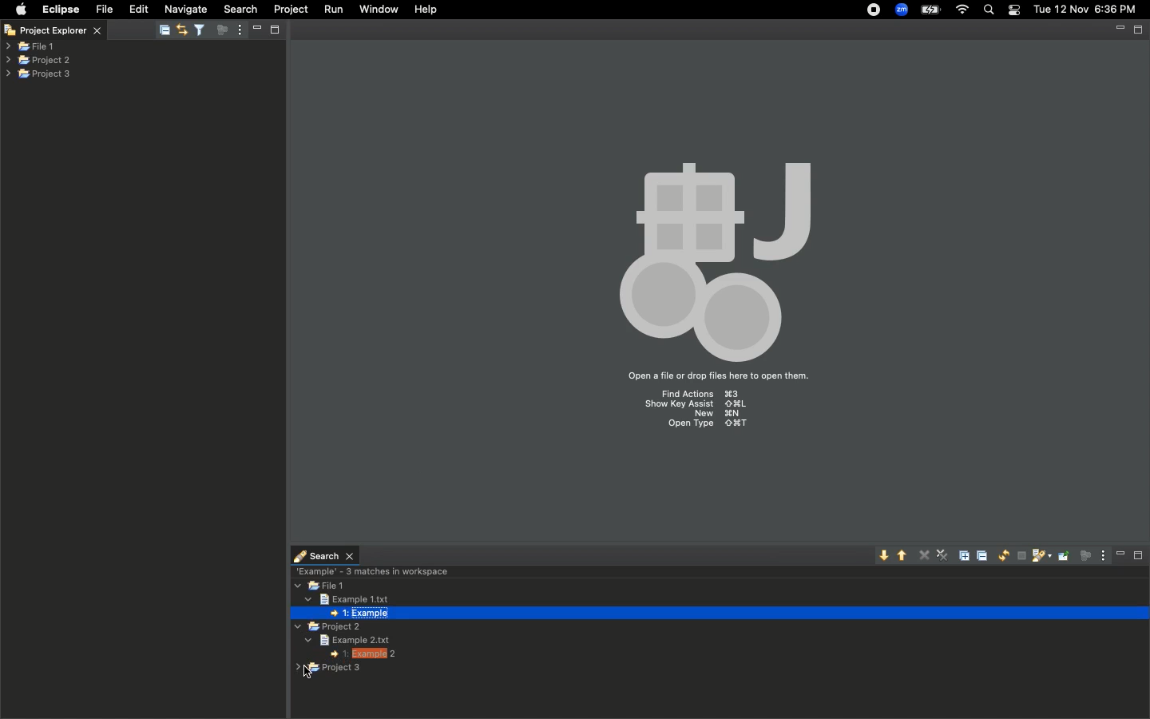  What do you see at coordinates (1120, 30) in the screenshot?
I see `minimize` at bounding box center [1120, 30].